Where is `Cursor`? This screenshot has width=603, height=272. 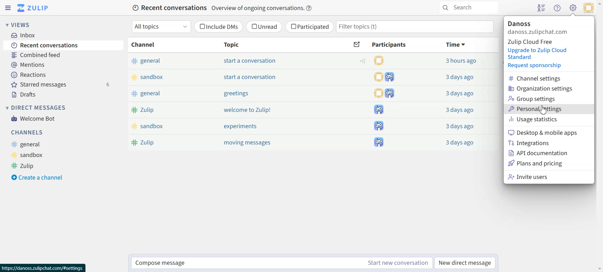
Cursor is located at coordinates (571, 8).